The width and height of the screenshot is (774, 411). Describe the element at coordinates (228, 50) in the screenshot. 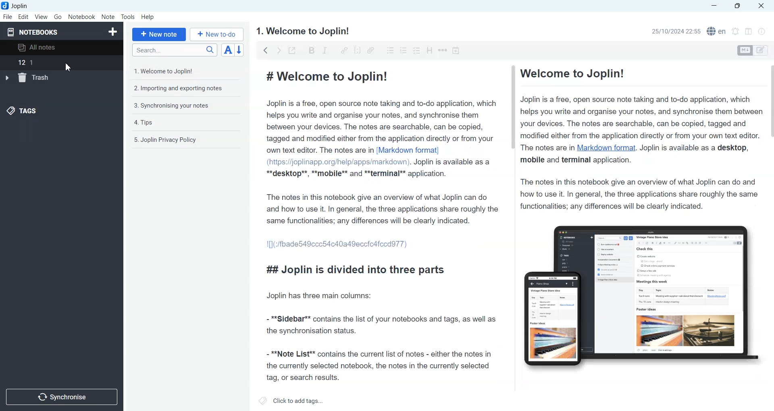

I see `Toggle sort order field` at that location.